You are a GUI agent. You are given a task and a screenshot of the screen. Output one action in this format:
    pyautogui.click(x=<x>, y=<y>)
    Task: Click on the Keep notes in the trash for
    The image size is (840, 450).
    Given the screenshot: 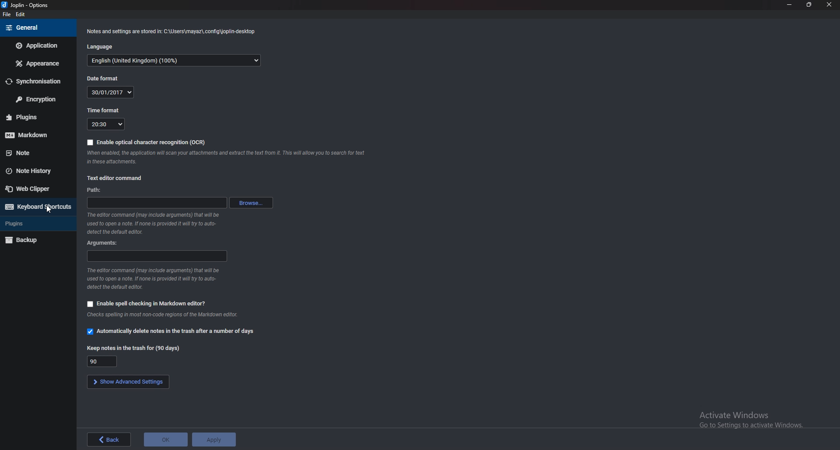 What is the action you would take?
    pyautogui.click(x=134, y=348)
    